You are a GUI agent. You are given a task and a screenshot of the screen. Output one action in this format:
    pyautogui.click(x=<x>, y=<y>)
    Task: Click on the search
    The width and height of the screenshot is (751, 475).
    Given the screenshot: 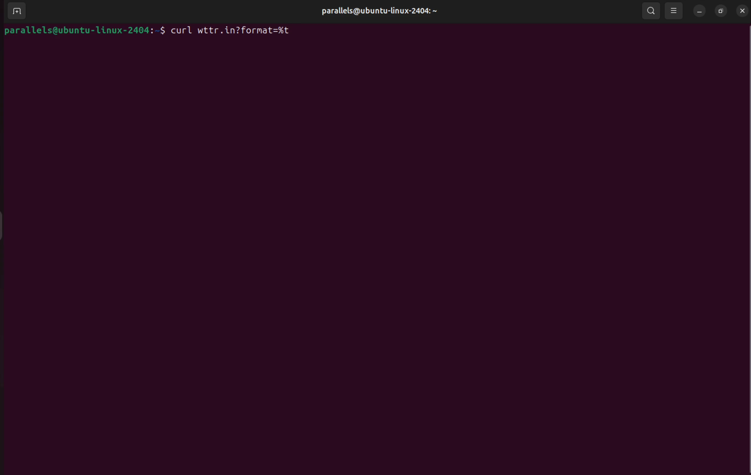 What is the action you would take?
    pyautogui.click(x=652, y=12)
    